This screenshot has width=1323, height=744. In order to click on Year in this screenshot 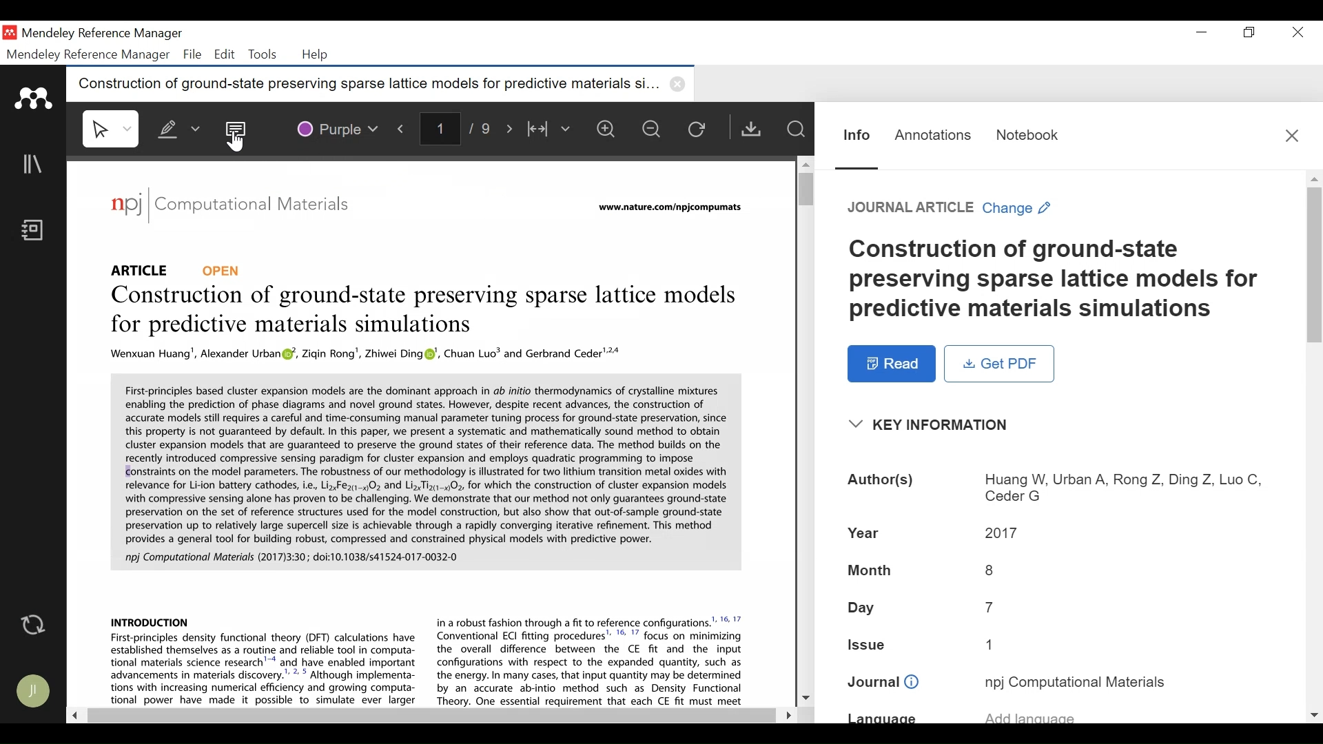, I will do `click(1059, 533)`.